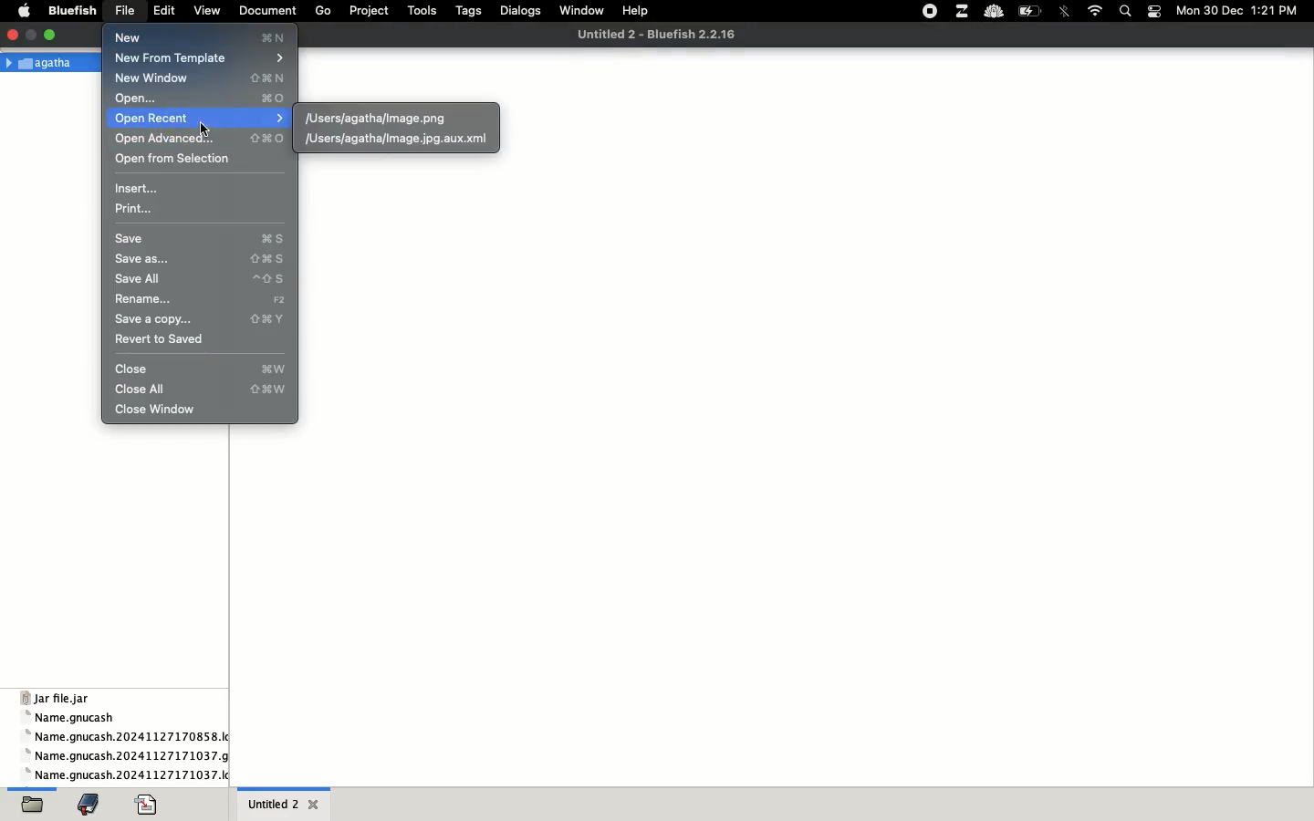  What do you see at coordinates (579, 10) in the screenshot?
I see `window ` at bounding box center [579, 10].